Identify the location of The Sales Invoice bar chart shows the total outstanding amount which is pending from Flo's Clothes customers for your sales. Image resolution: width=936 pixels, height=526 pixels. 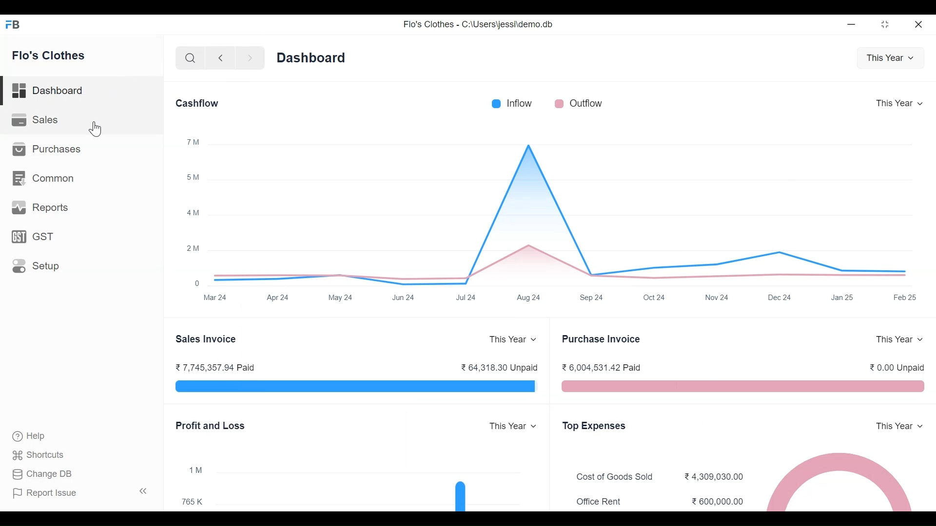
(355, 387).